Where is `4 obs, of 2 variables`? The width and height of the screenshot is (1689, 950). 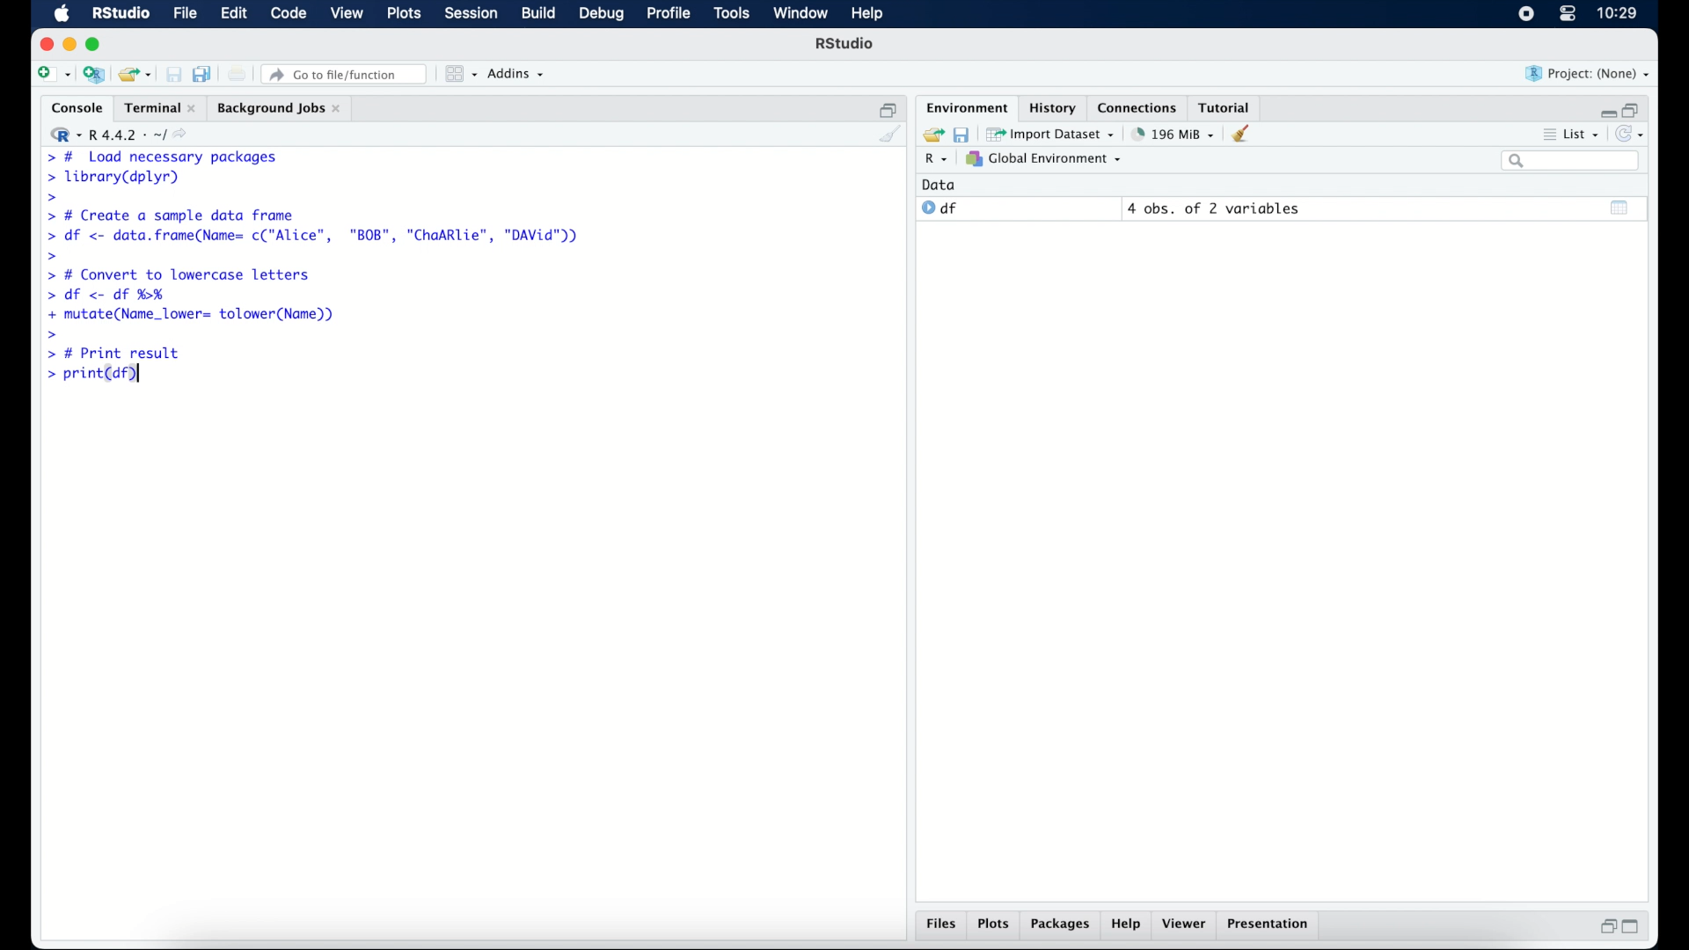
4 obs, of 2 variables is located at coordinates (1214, 208).